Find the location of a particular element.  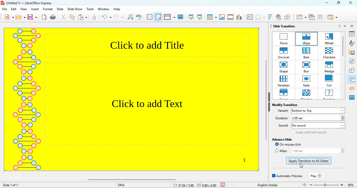

display grid is located at coordinates (149, 17).